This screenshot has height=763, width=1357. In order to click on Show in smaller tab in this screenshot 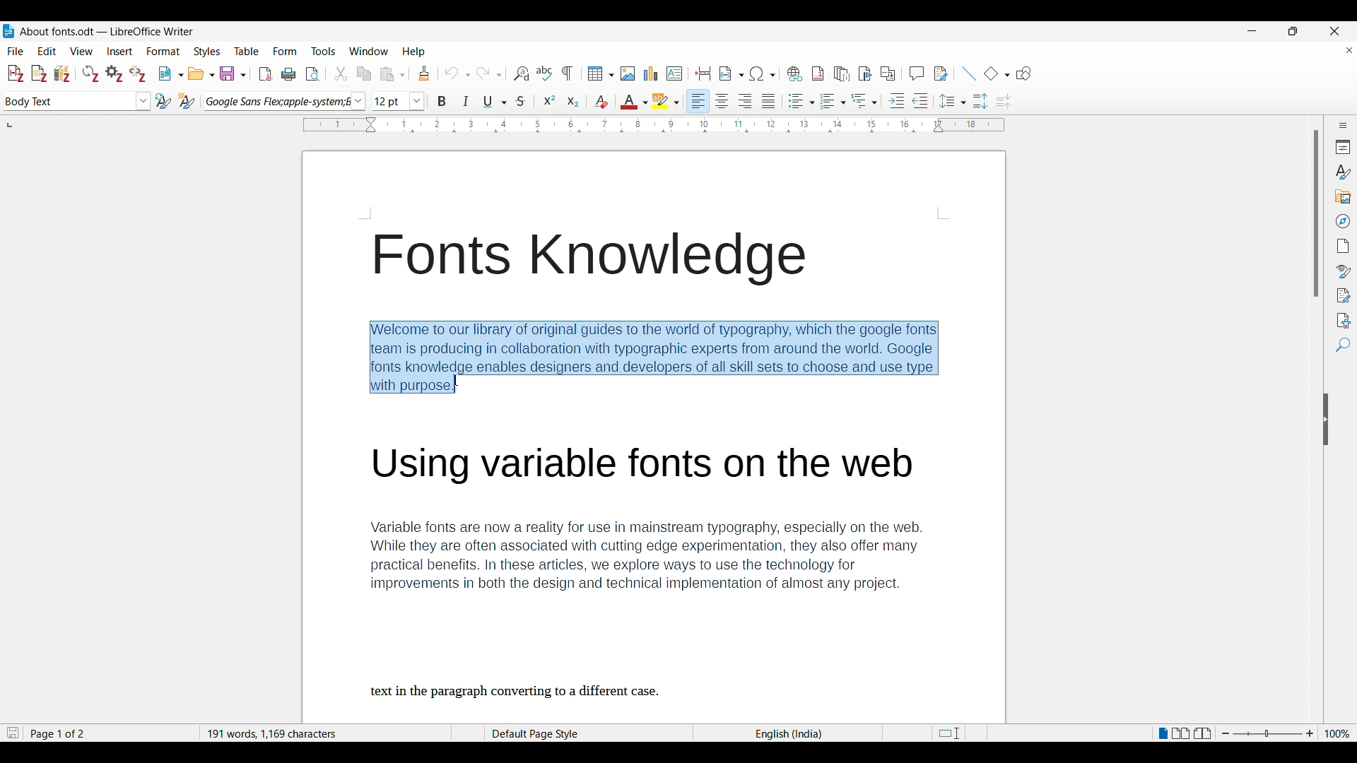, I will do `click(1293, 31)`.